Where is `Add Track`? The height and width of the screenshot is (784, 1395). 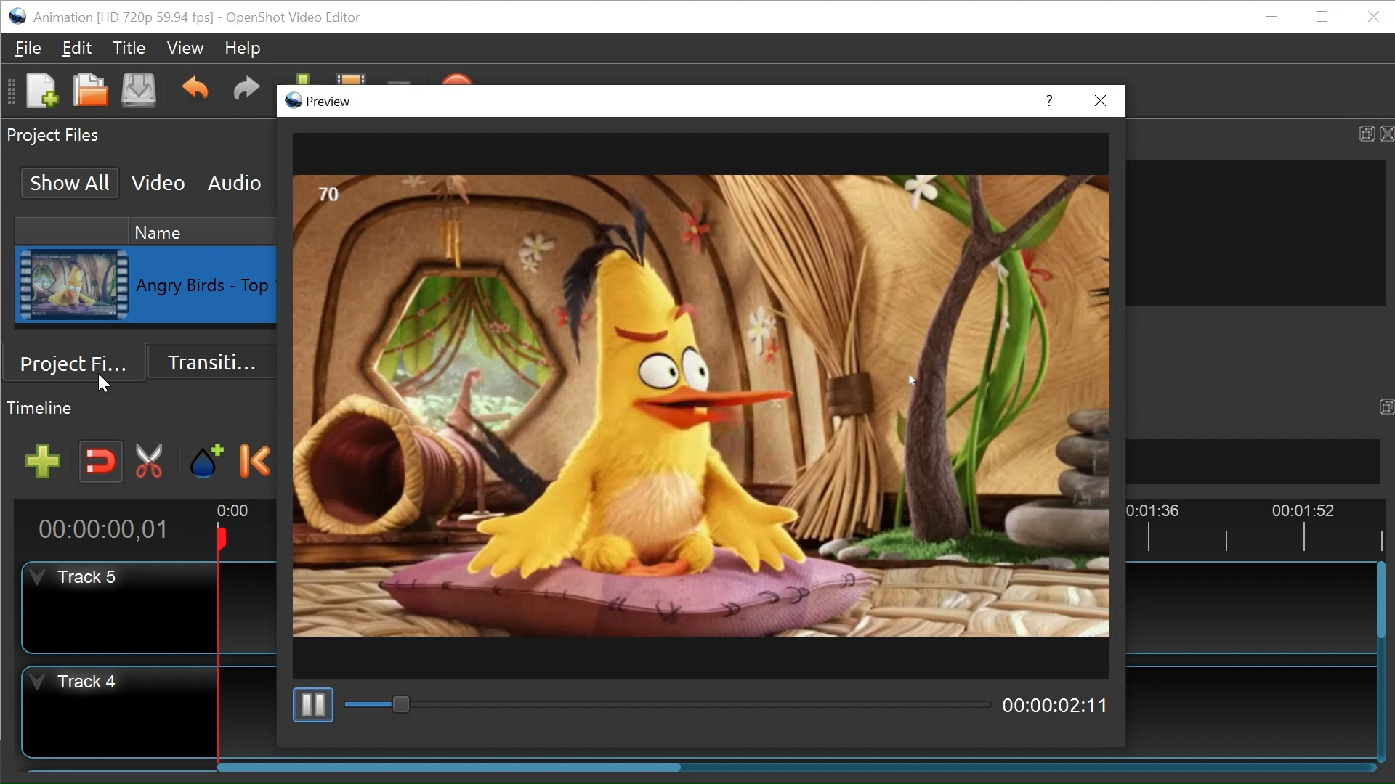
Add Track is located at coordinates (43, 462).